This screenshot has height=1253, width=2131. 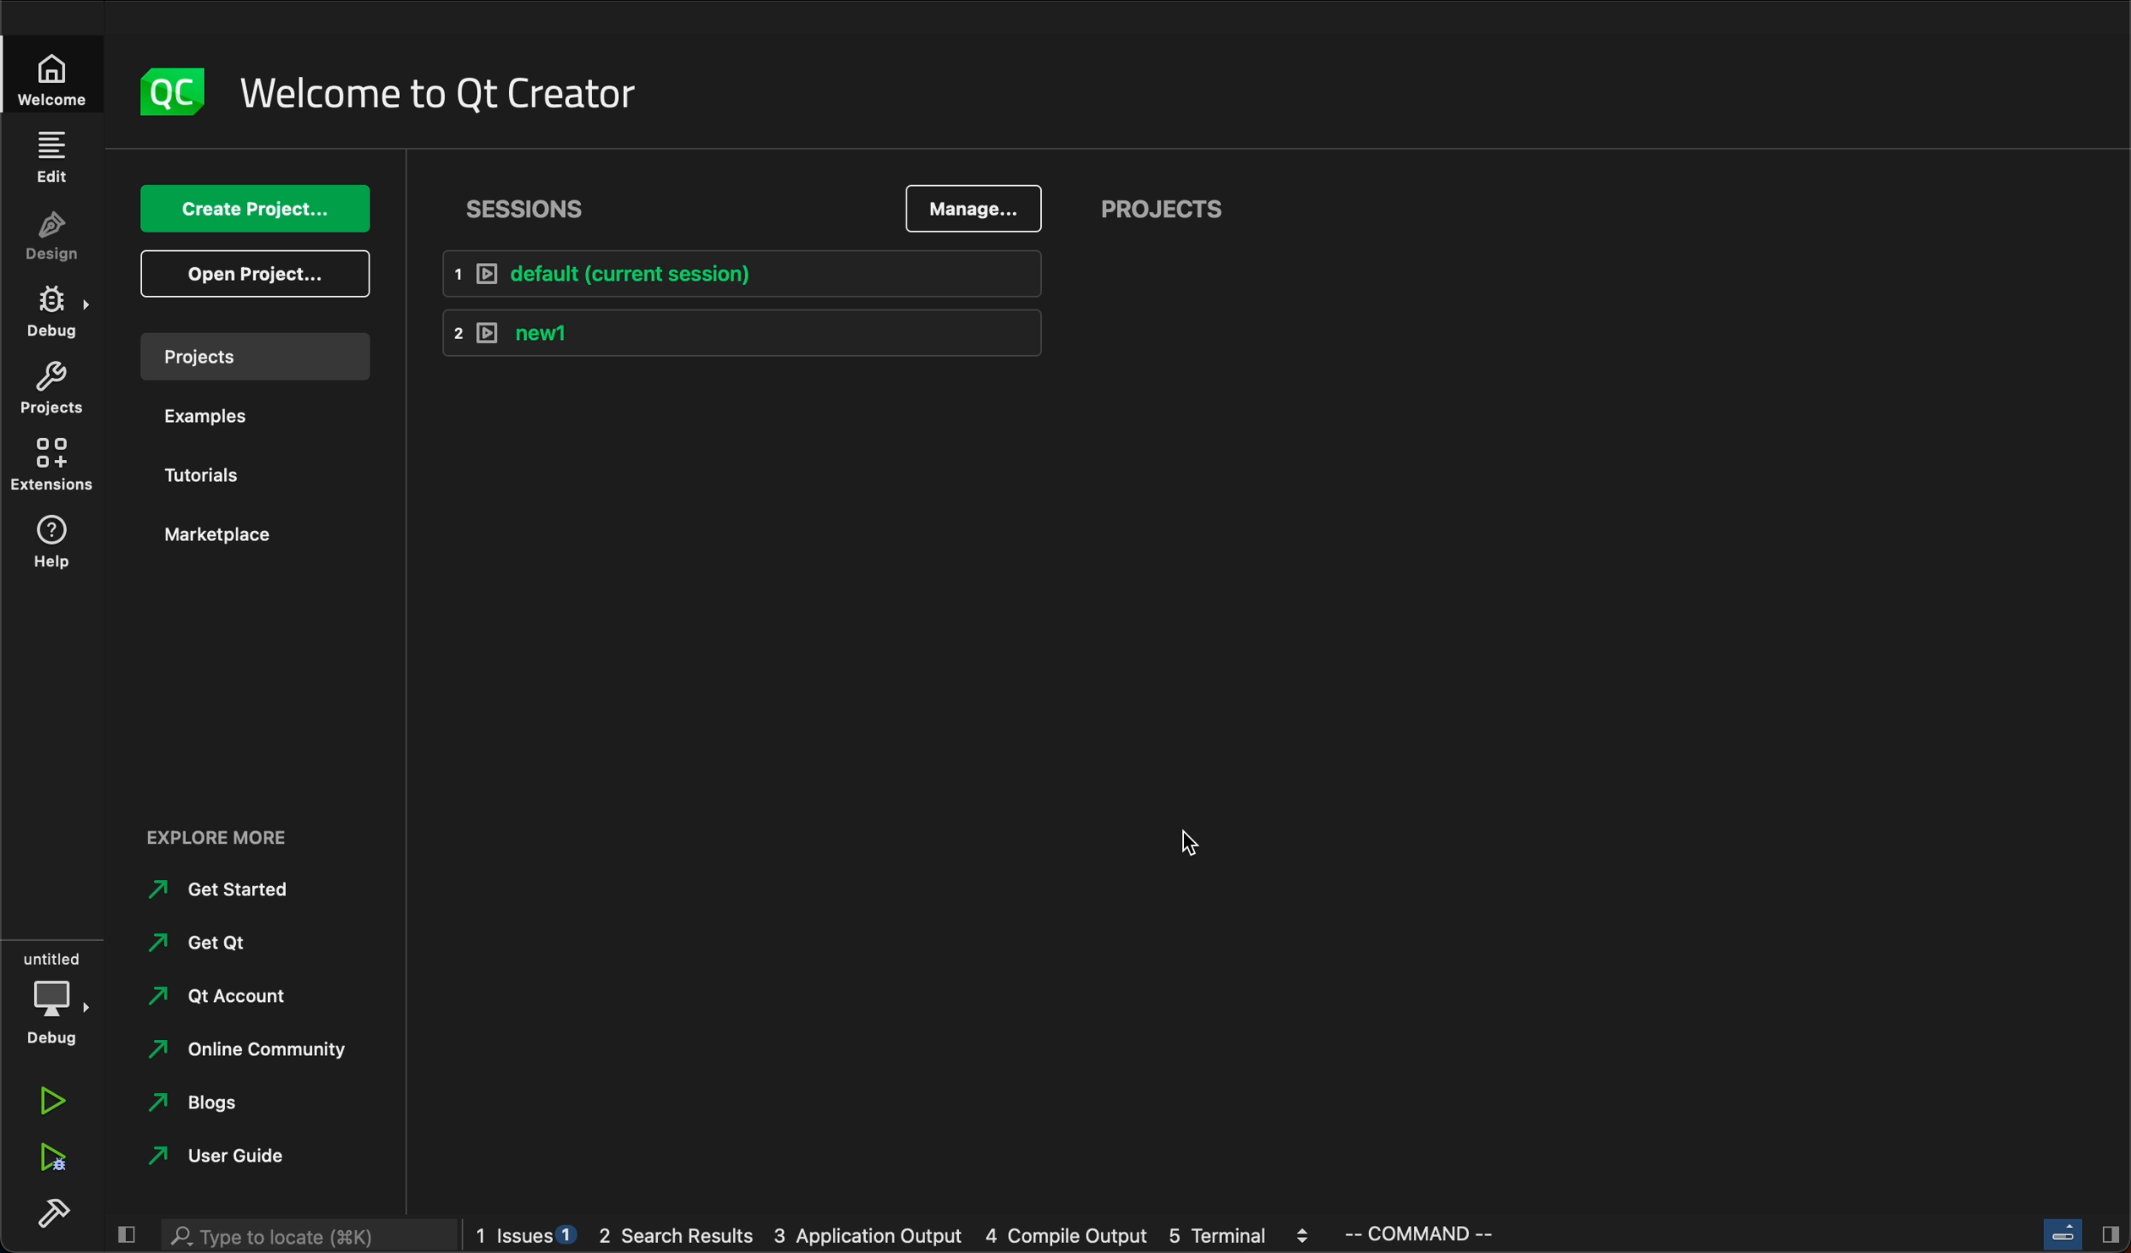 I want to click on explore, so click(x=224, y=836).